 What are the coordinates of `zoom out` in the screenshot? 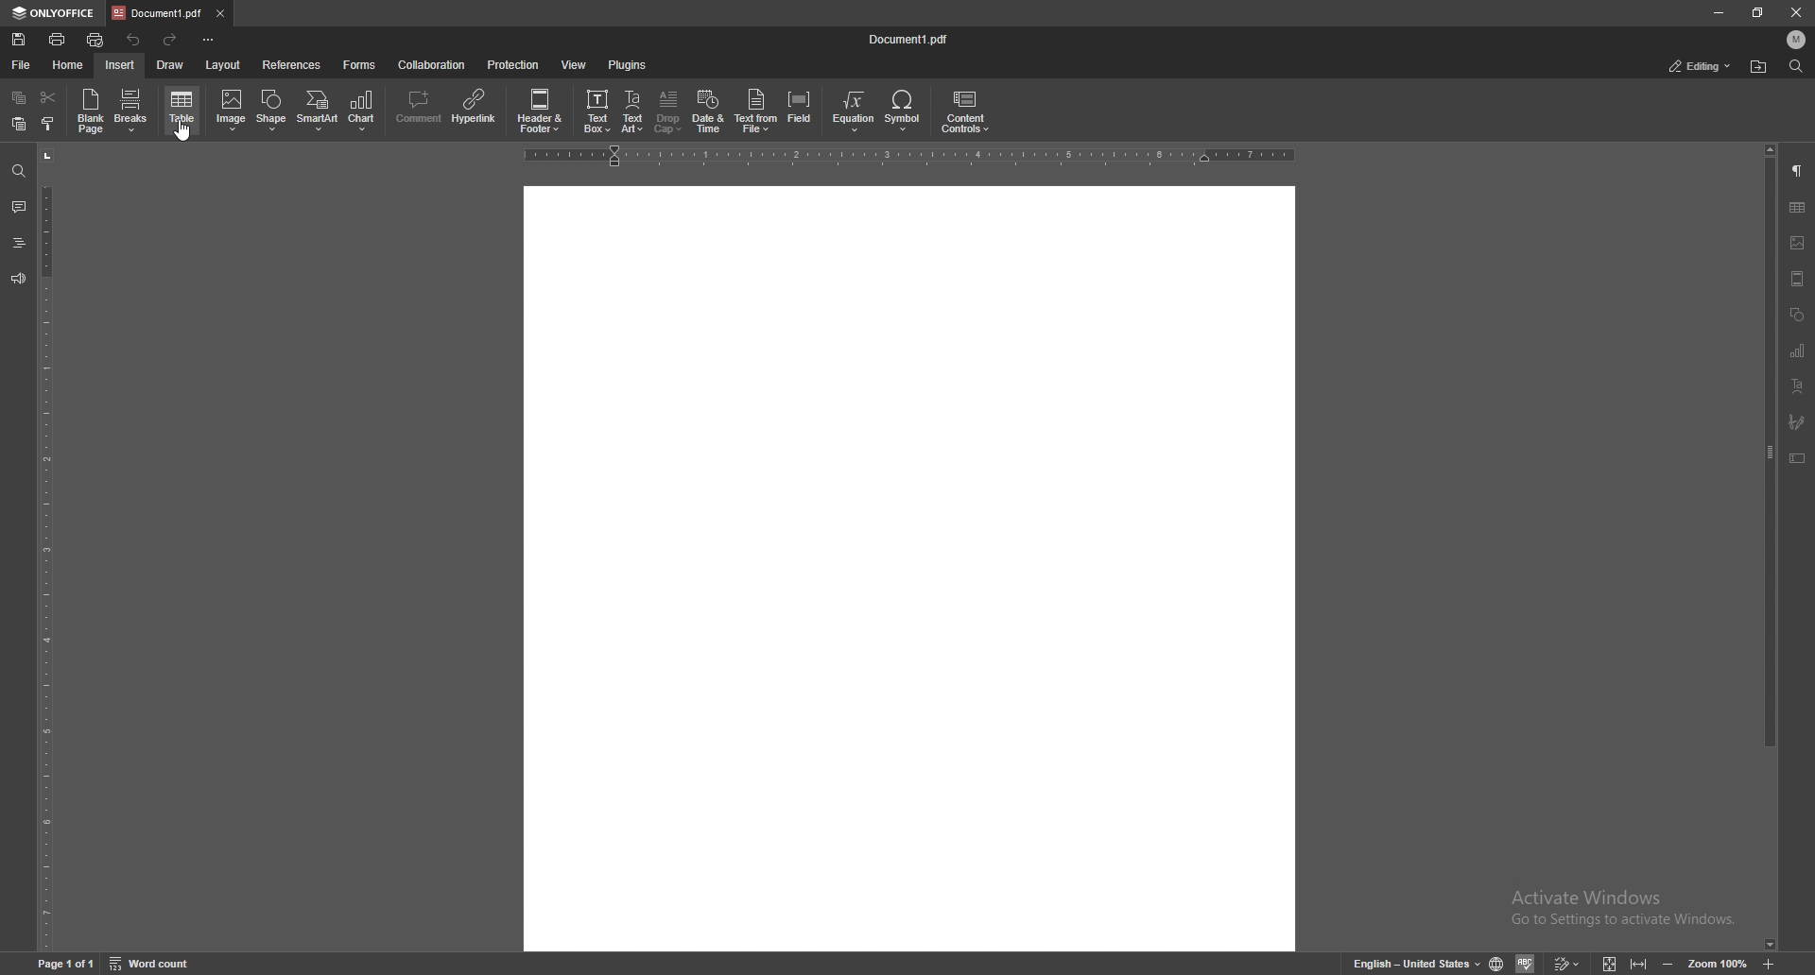 It's located at (1670, 963).